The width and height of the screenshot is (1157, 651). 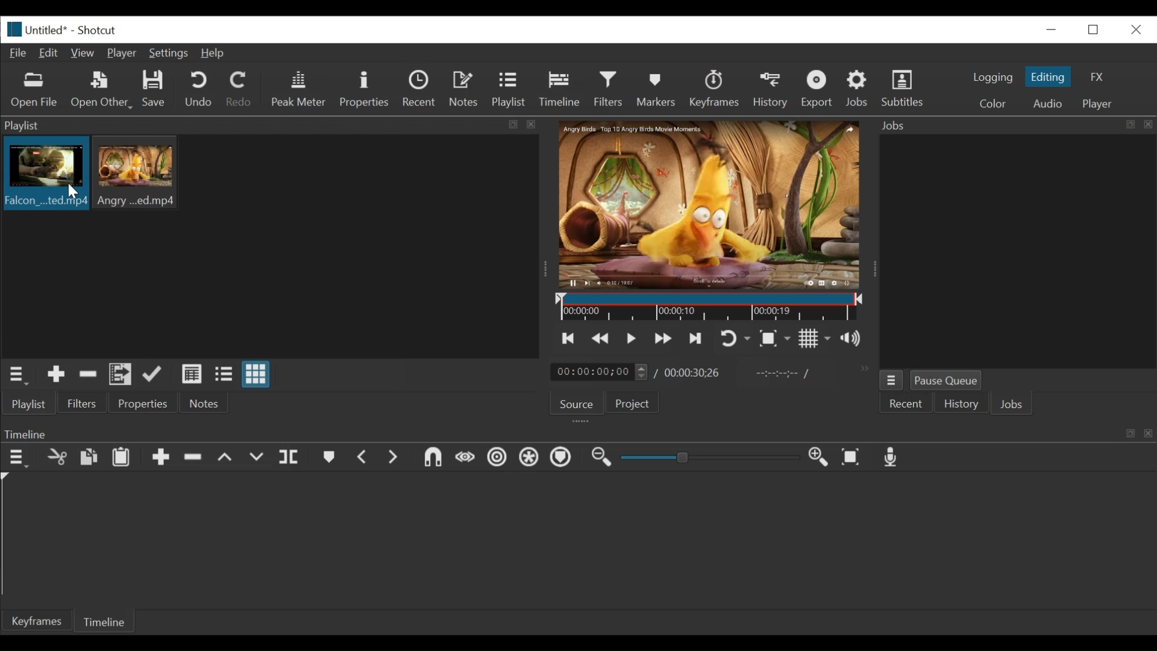 What do you see at coordinates (601, 339) in the screenshot?
I see `play quickly backward` at bounding box center [601, 339].